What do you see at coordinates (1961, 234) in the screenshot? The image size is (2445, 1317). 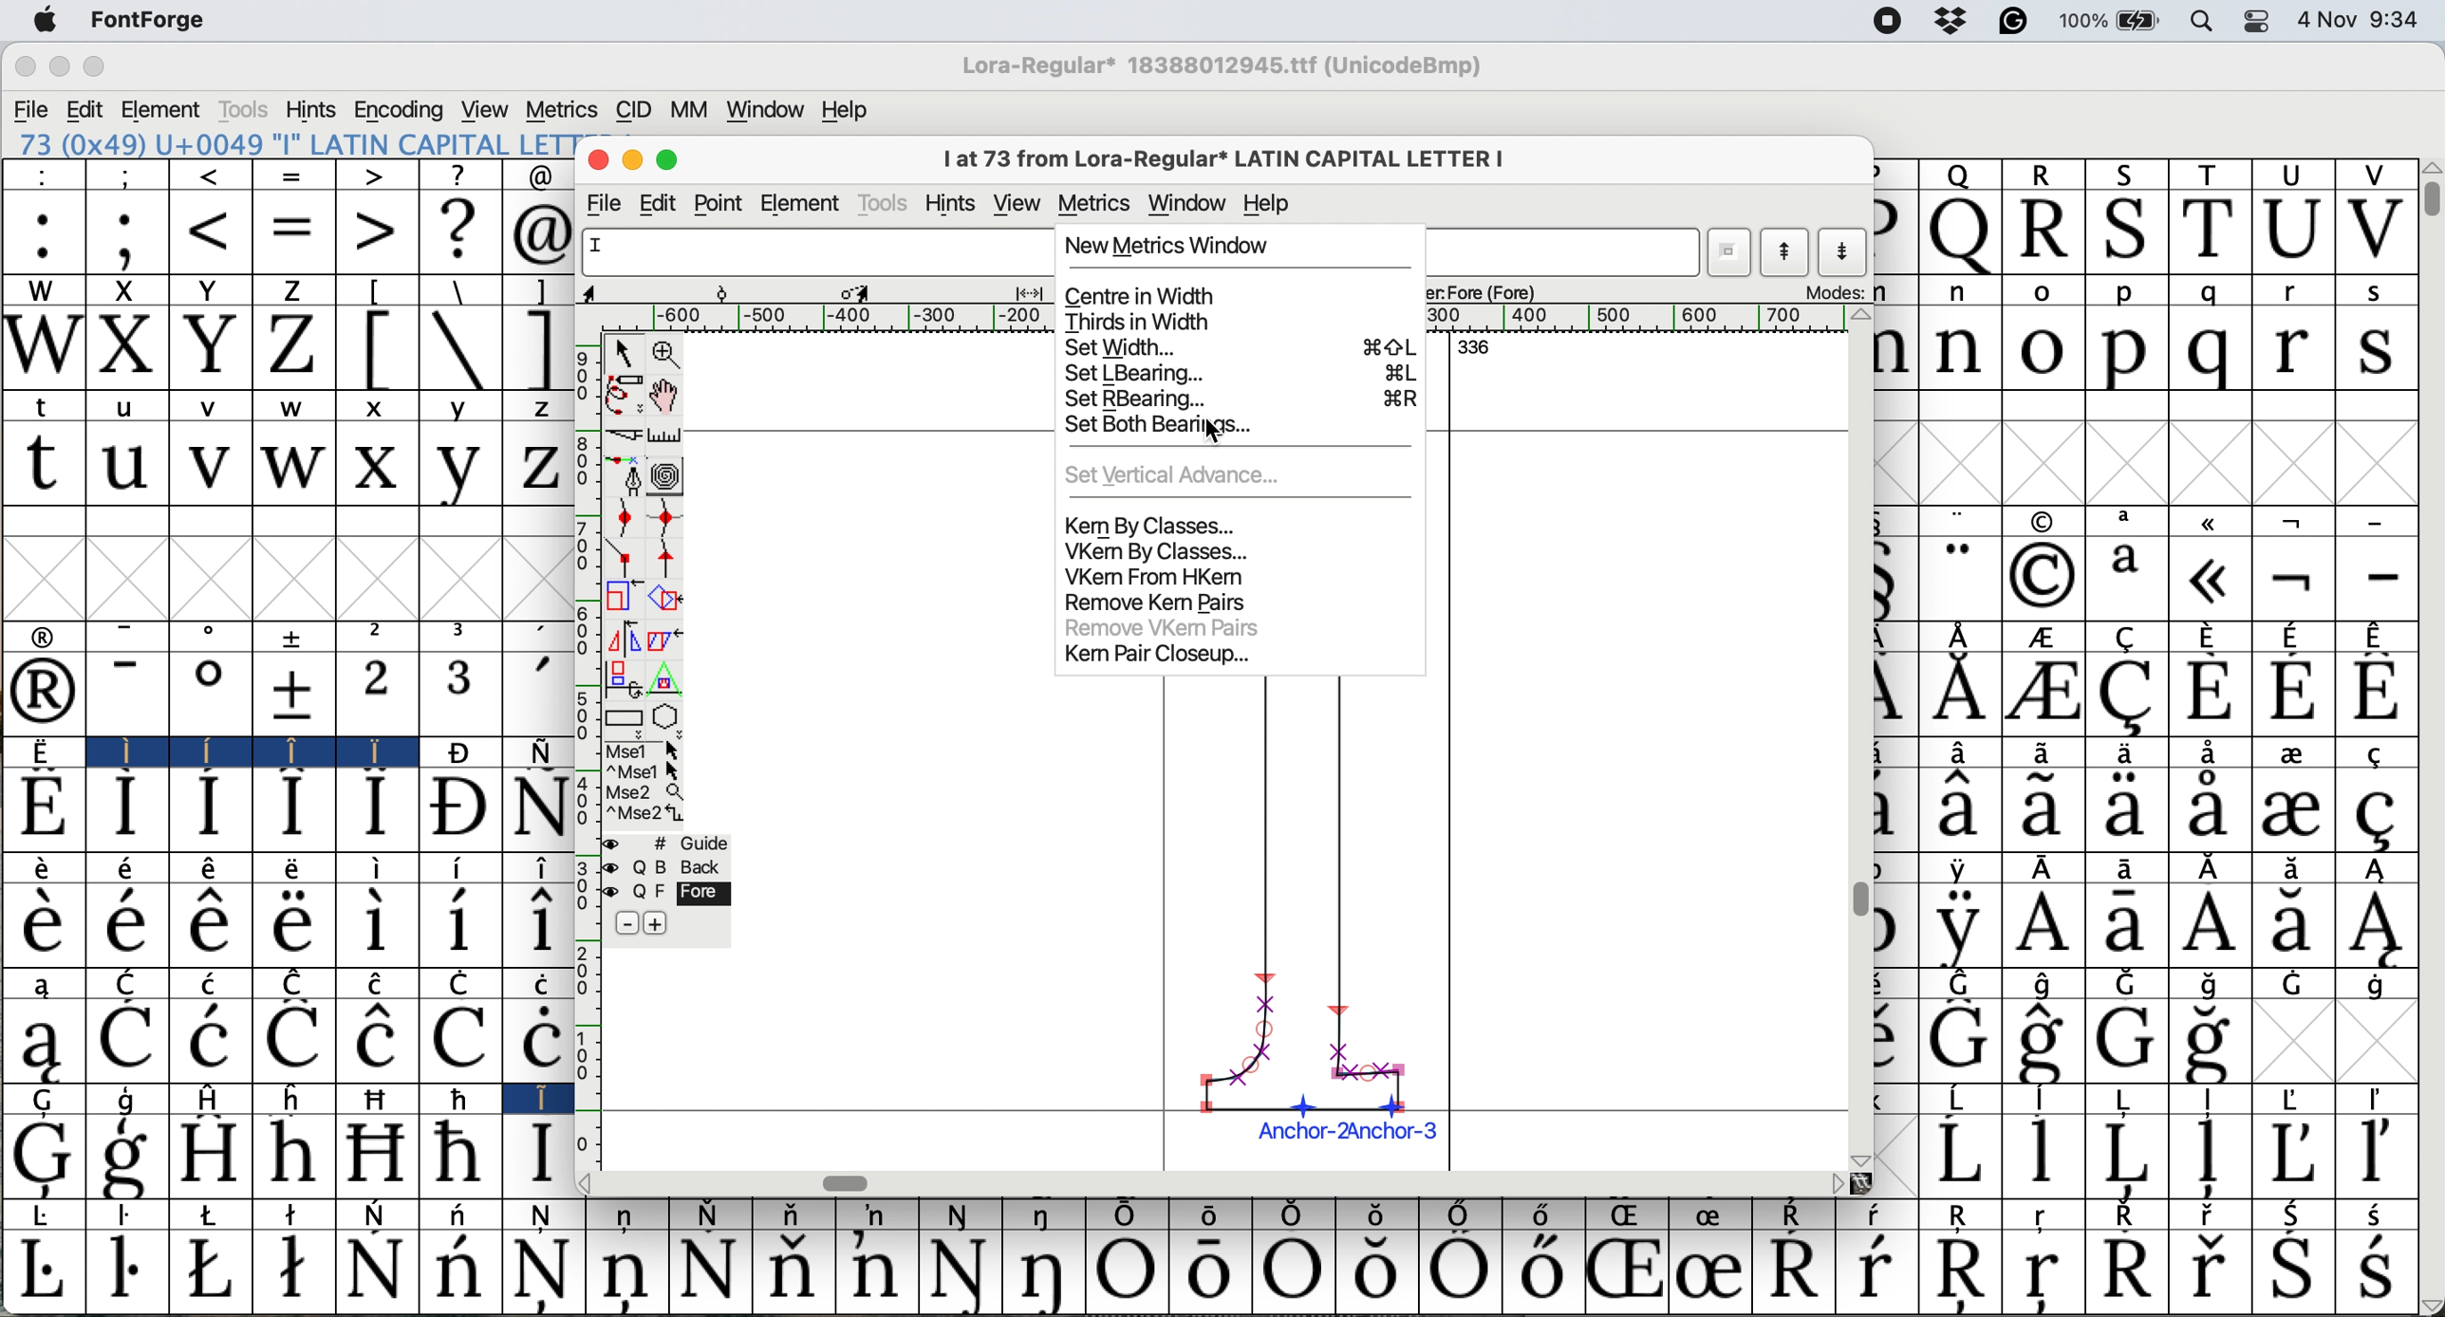 I see `Q` at bounding box center [1961, 234].